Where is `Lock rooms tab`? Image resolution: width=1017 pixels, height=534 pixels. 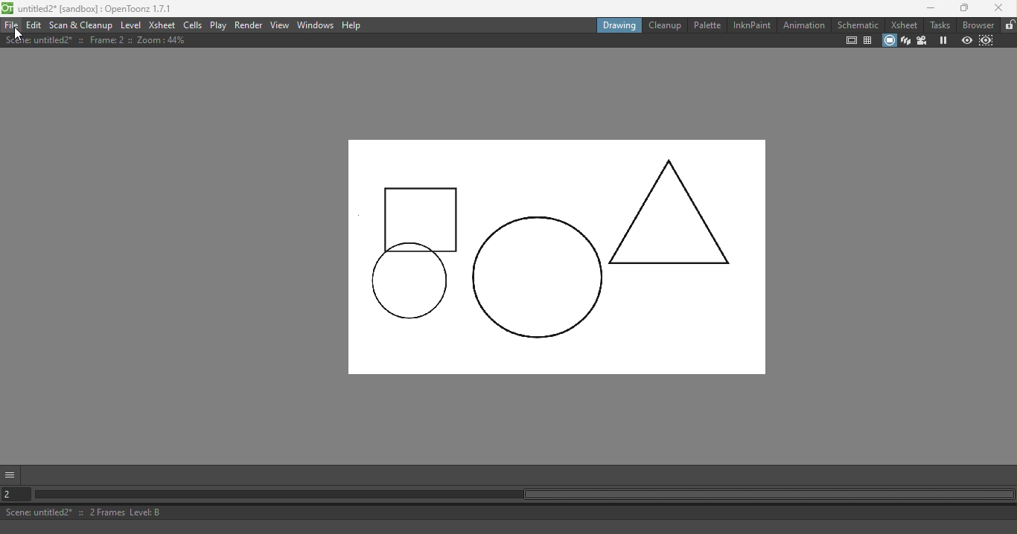
Lock rooms tab is located at coordinates (1008, 25).